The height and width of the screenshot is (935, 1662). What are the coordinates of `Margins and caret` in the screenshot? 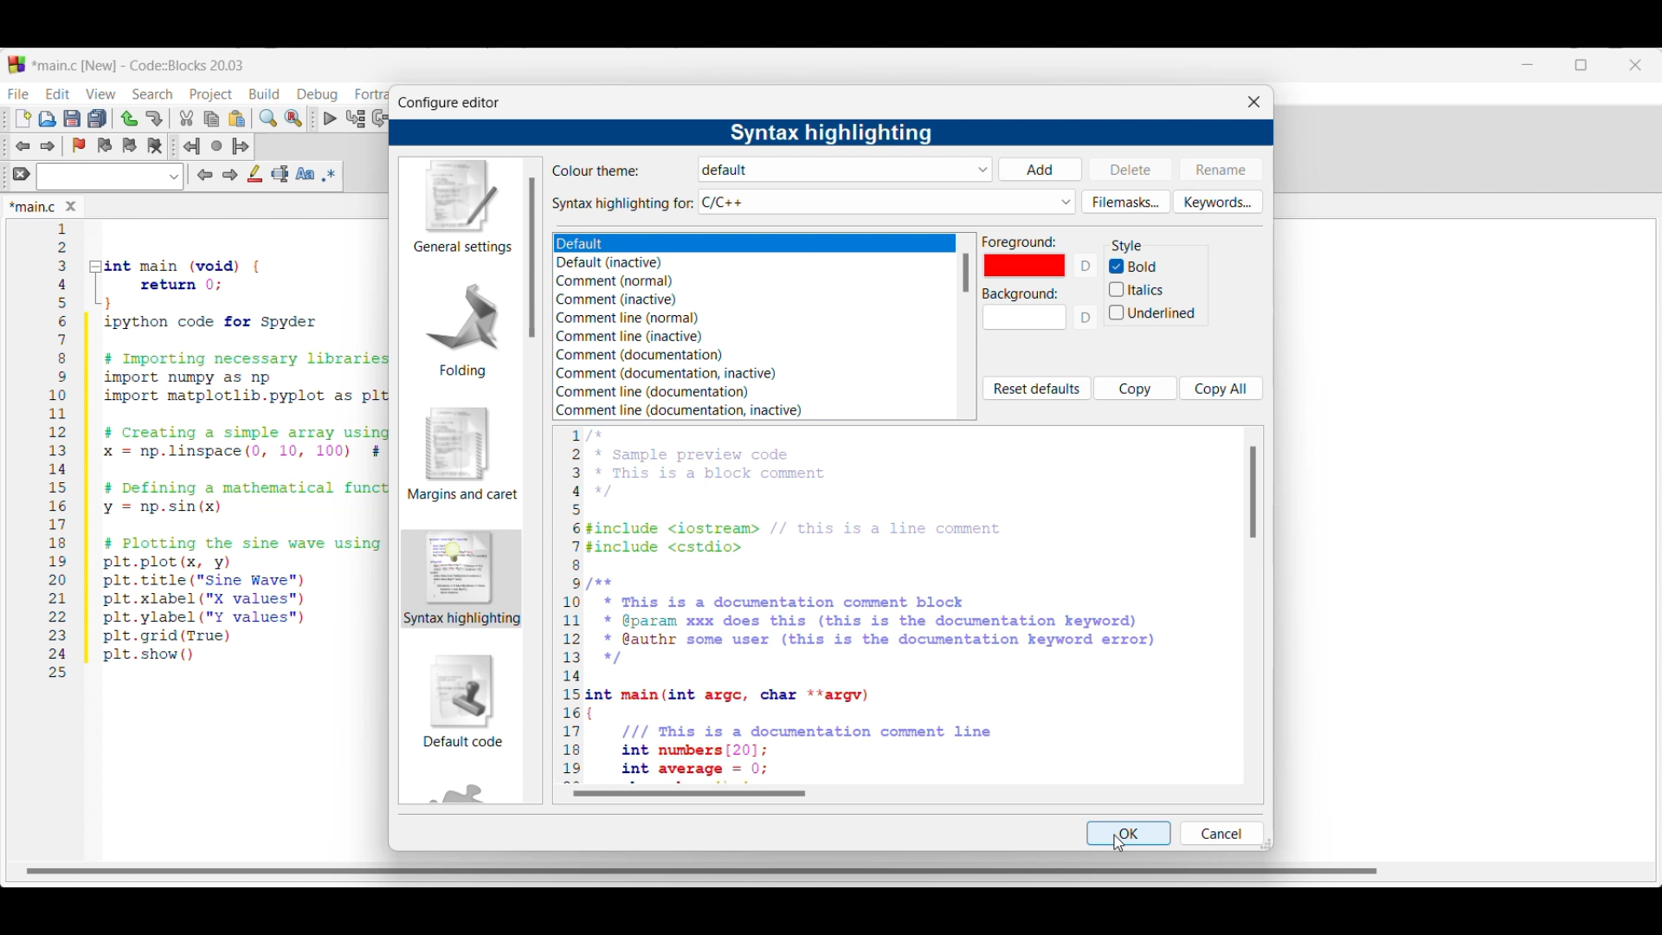 It's located at (463, 454).